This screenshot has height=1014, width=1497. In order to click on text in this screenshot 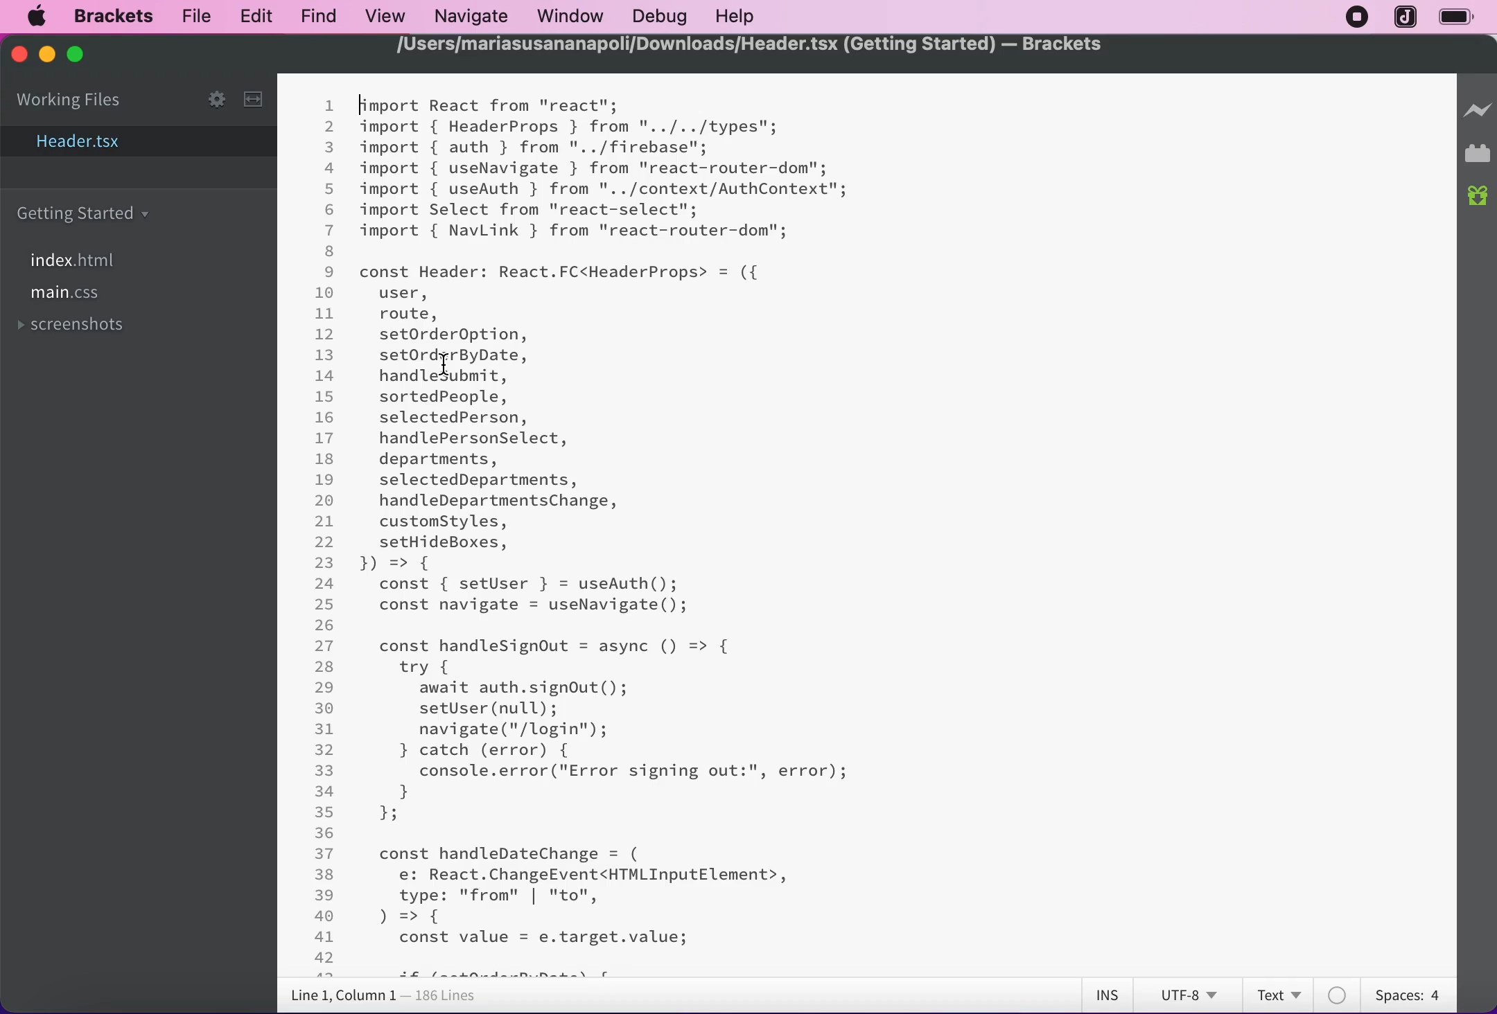, I will do `click(1282, 995)`.